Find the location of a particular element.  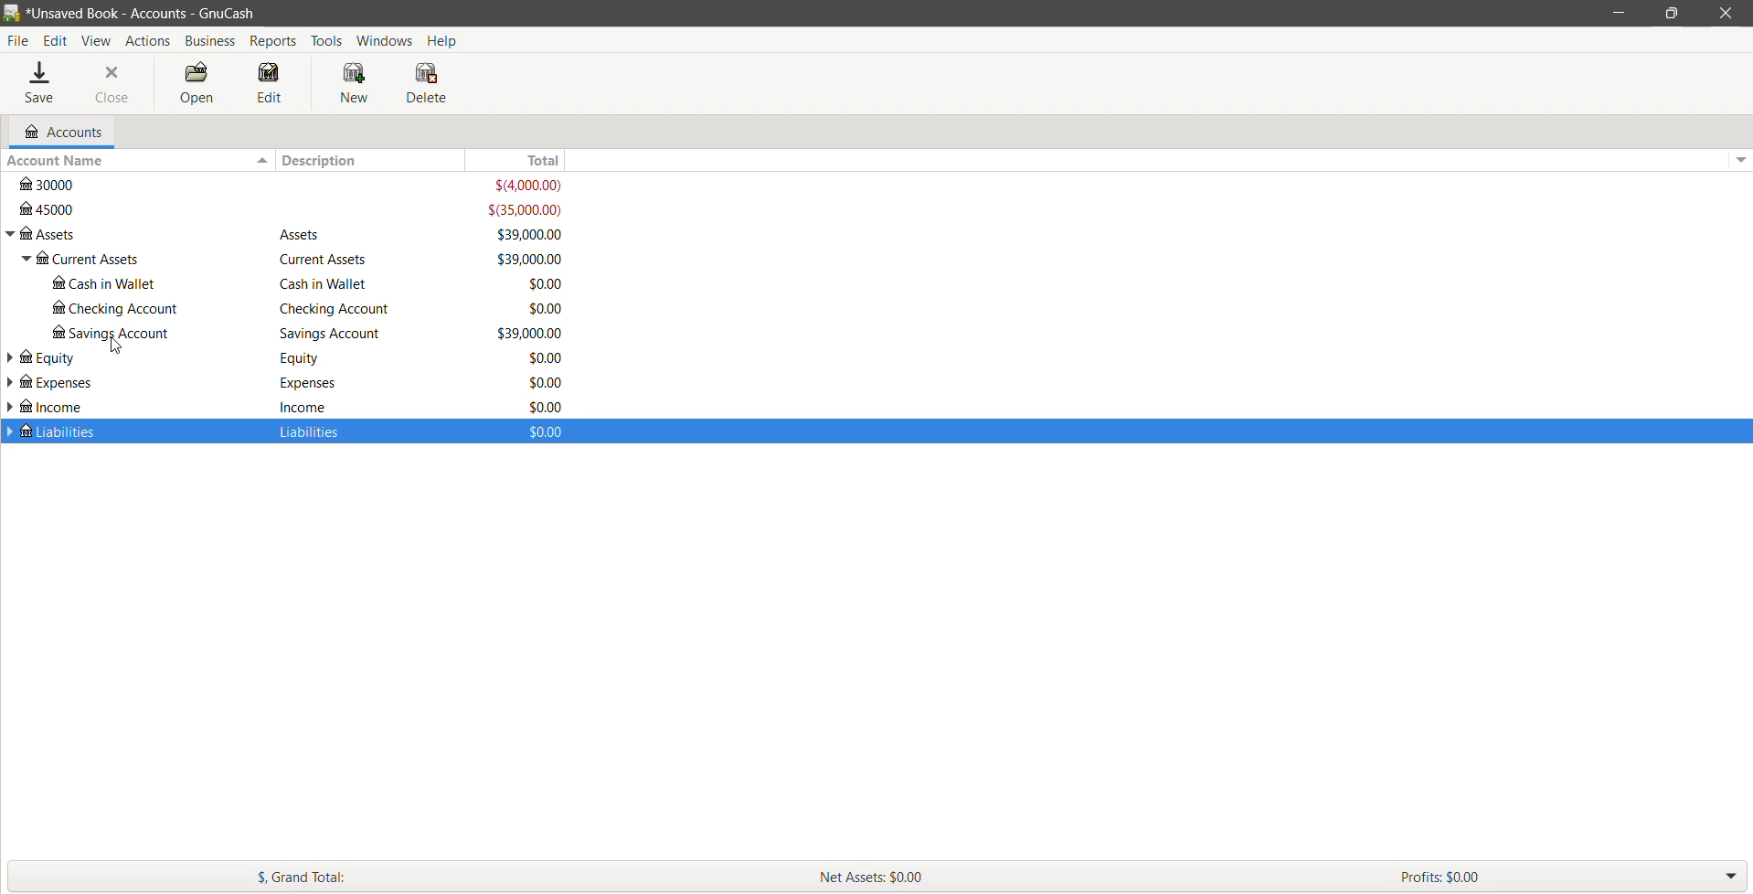

checking account is located at coordinates (111, 309).